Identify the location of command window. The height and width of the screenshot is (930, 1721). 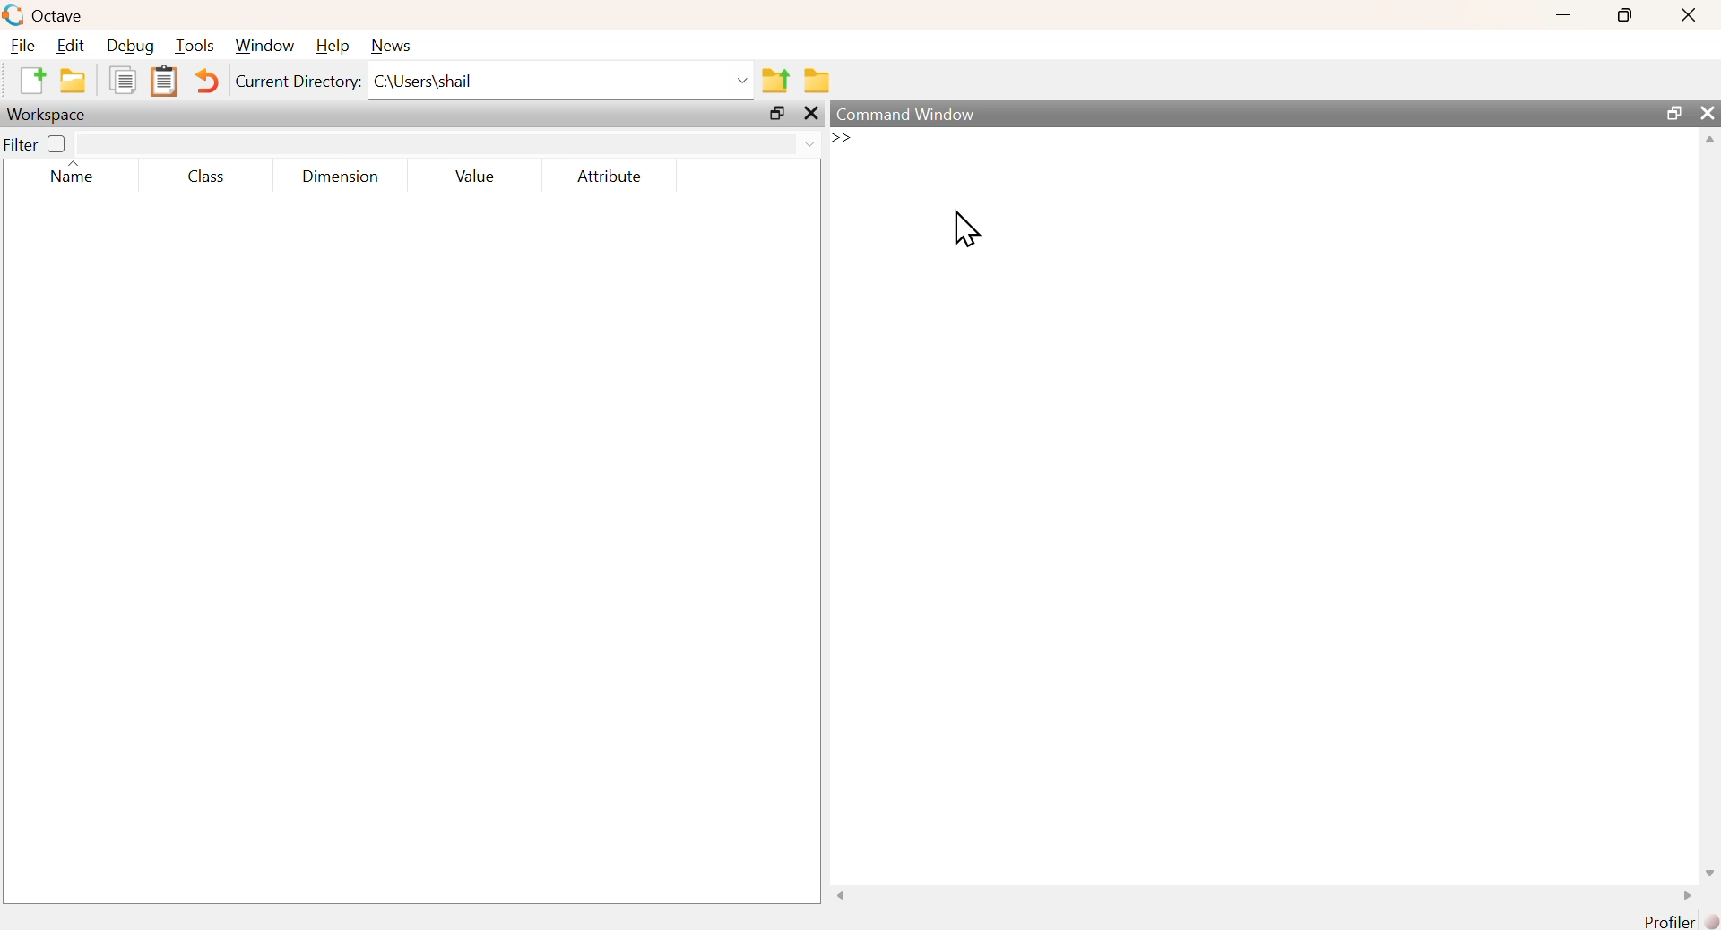
(908, 113).